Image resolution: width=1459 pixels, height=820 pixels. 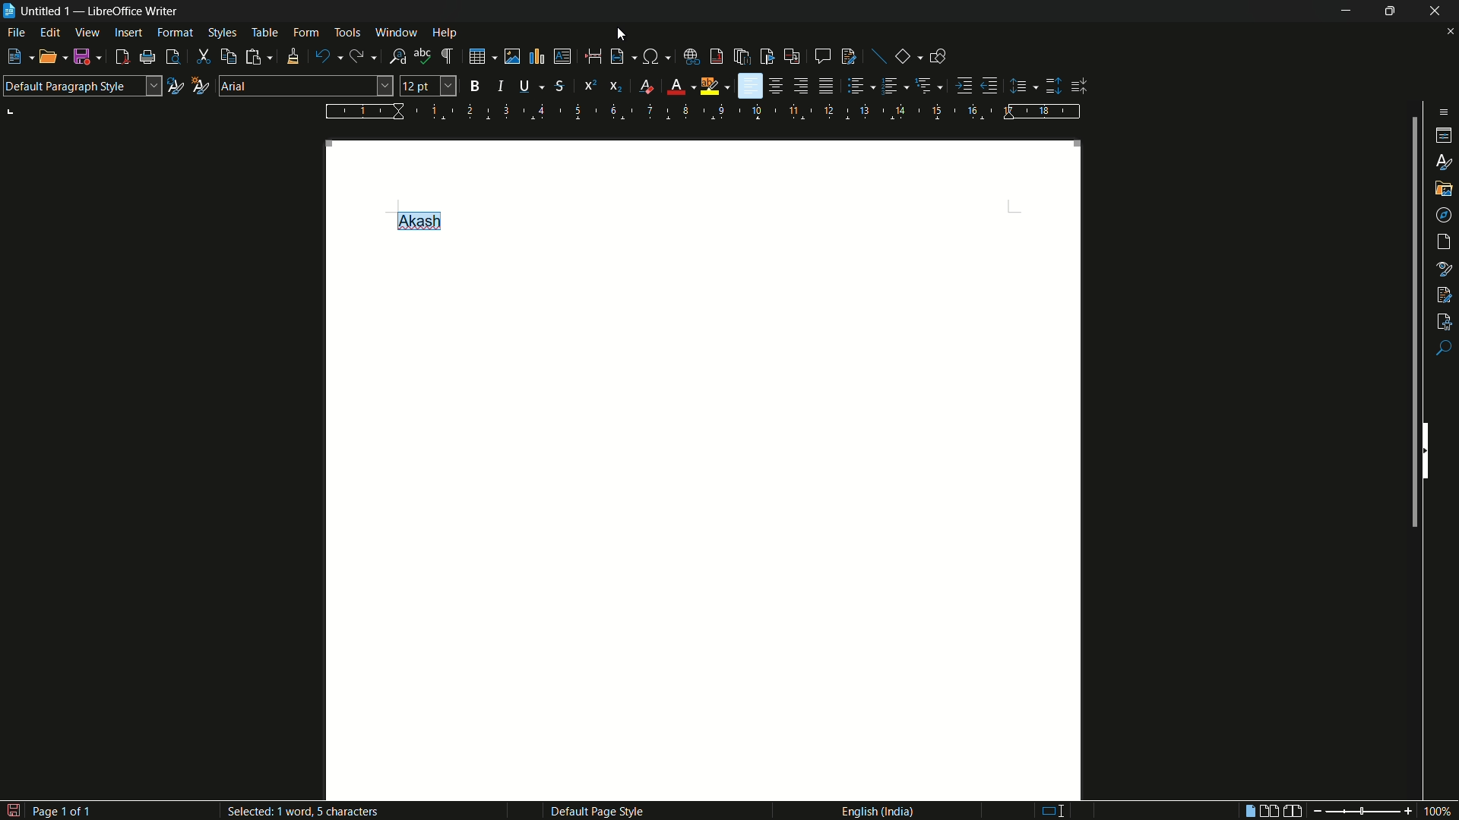 What do you see at coordinates (1439, 812) in the screenshot?
I see `scale factor` at bounding box center [1439, 812].